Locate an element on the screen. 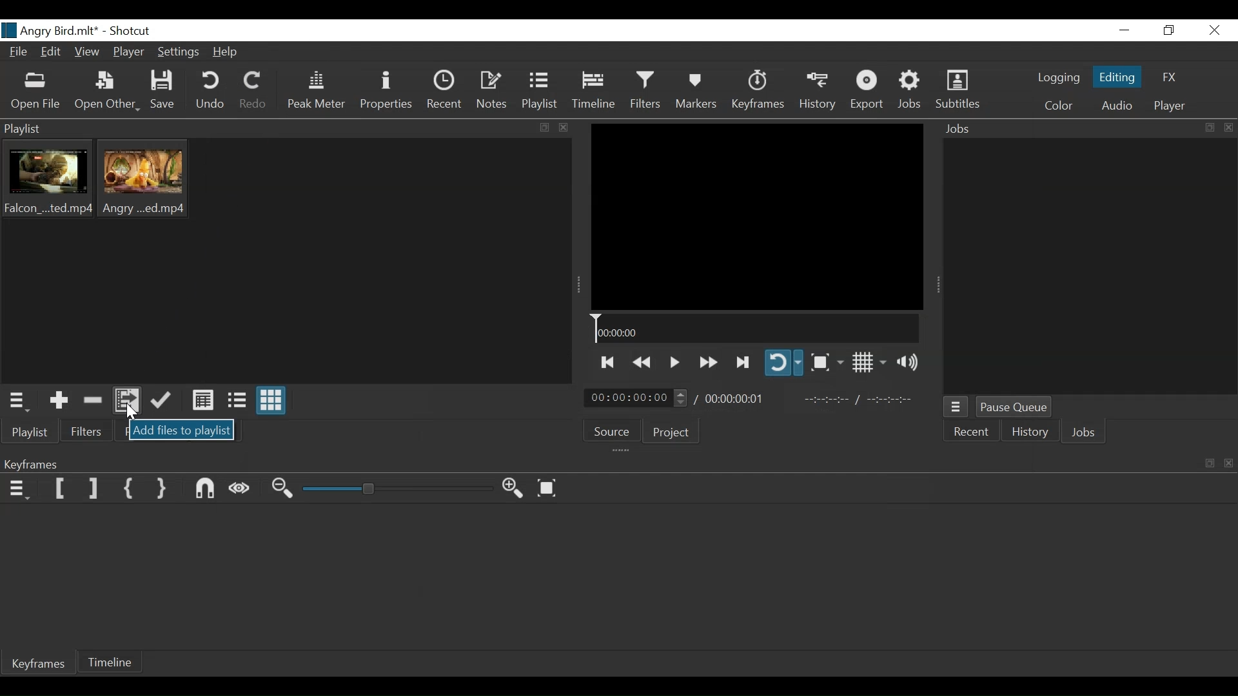  Keyframe menu is located at coordinates (17, 490).